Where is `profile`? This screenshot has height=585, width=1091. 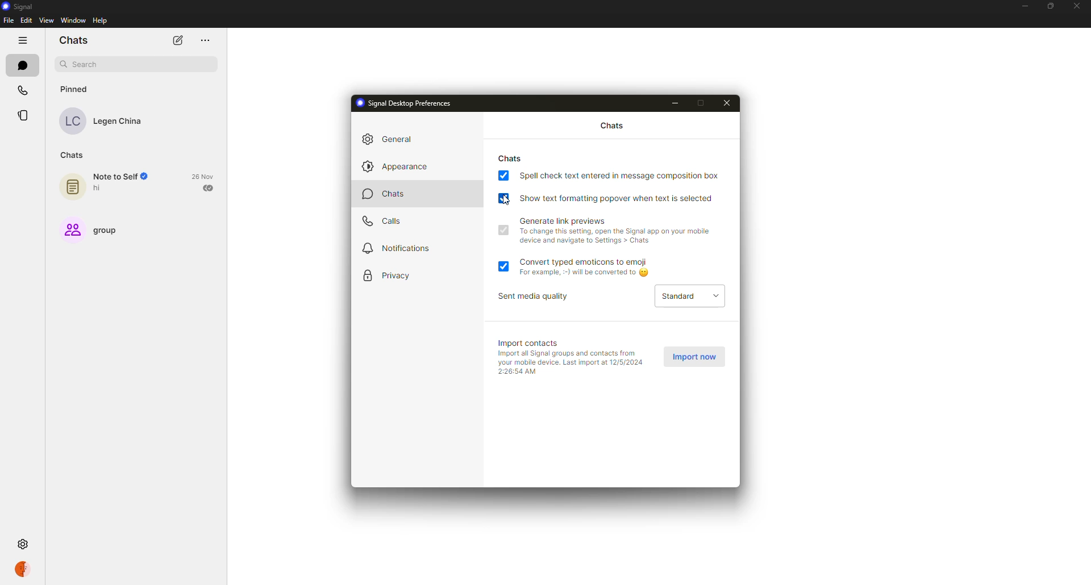
profile is located at coordinates (22, 569).